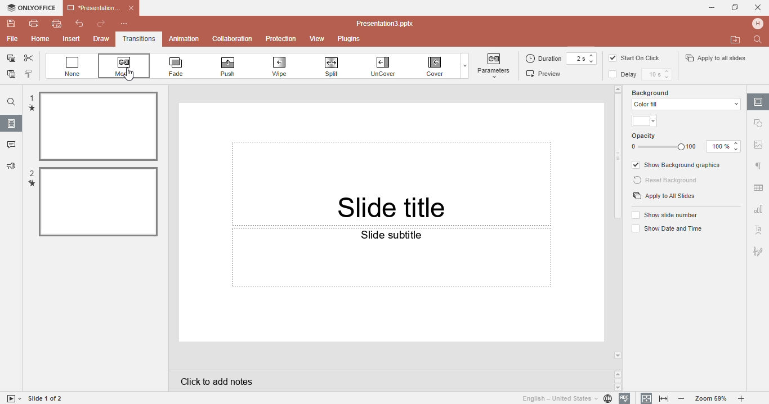 The image size is (769, 404). What do you see at coordinates (758, 230) in the screenshot?
I see `Text art setting` at bounding box center [758, 230].